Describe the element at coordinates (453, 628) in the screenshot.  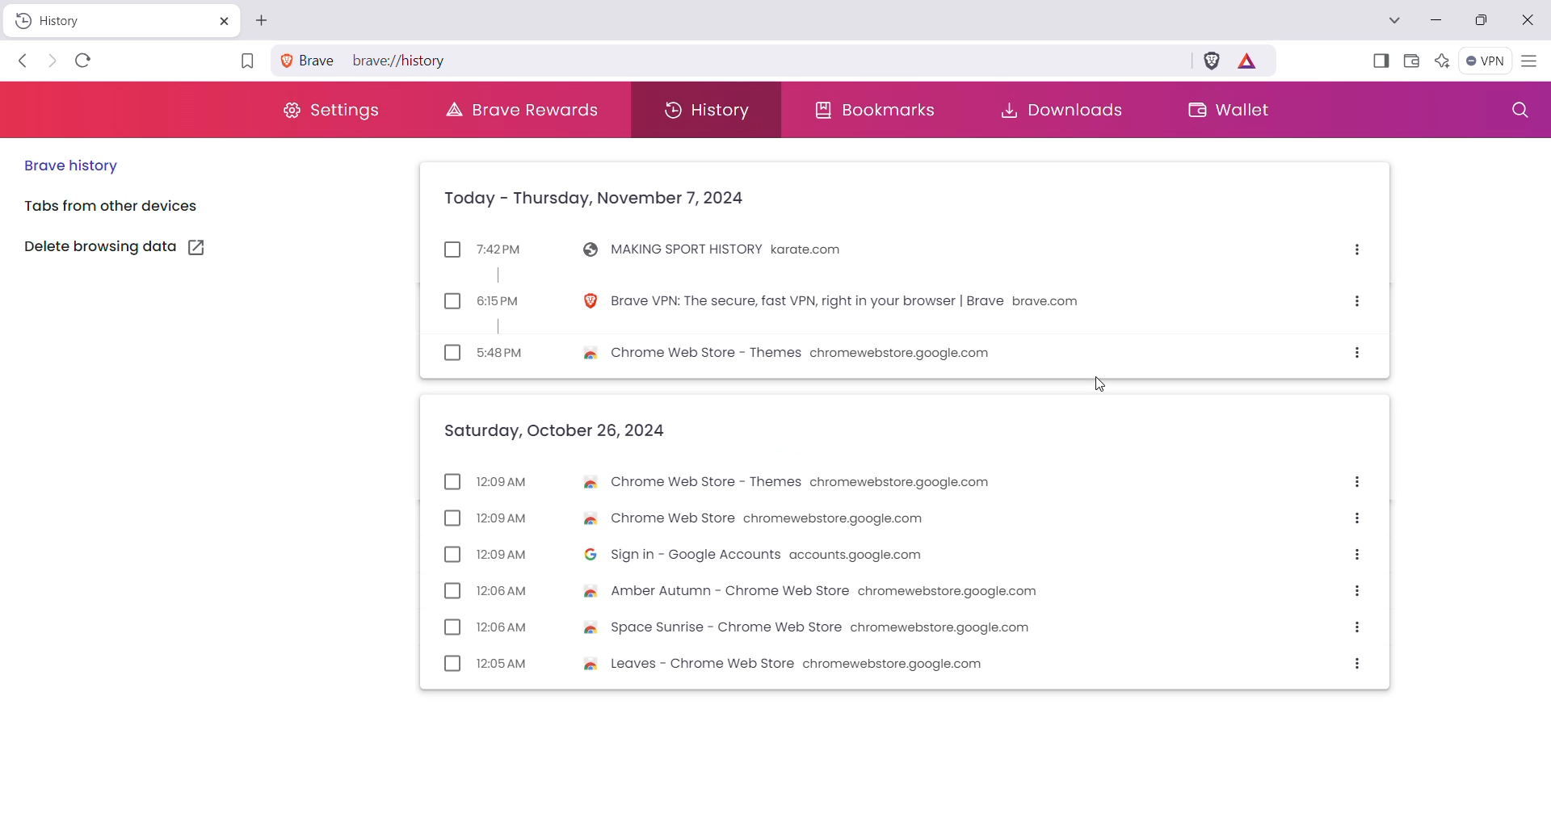
I see `checkbox` at that location.